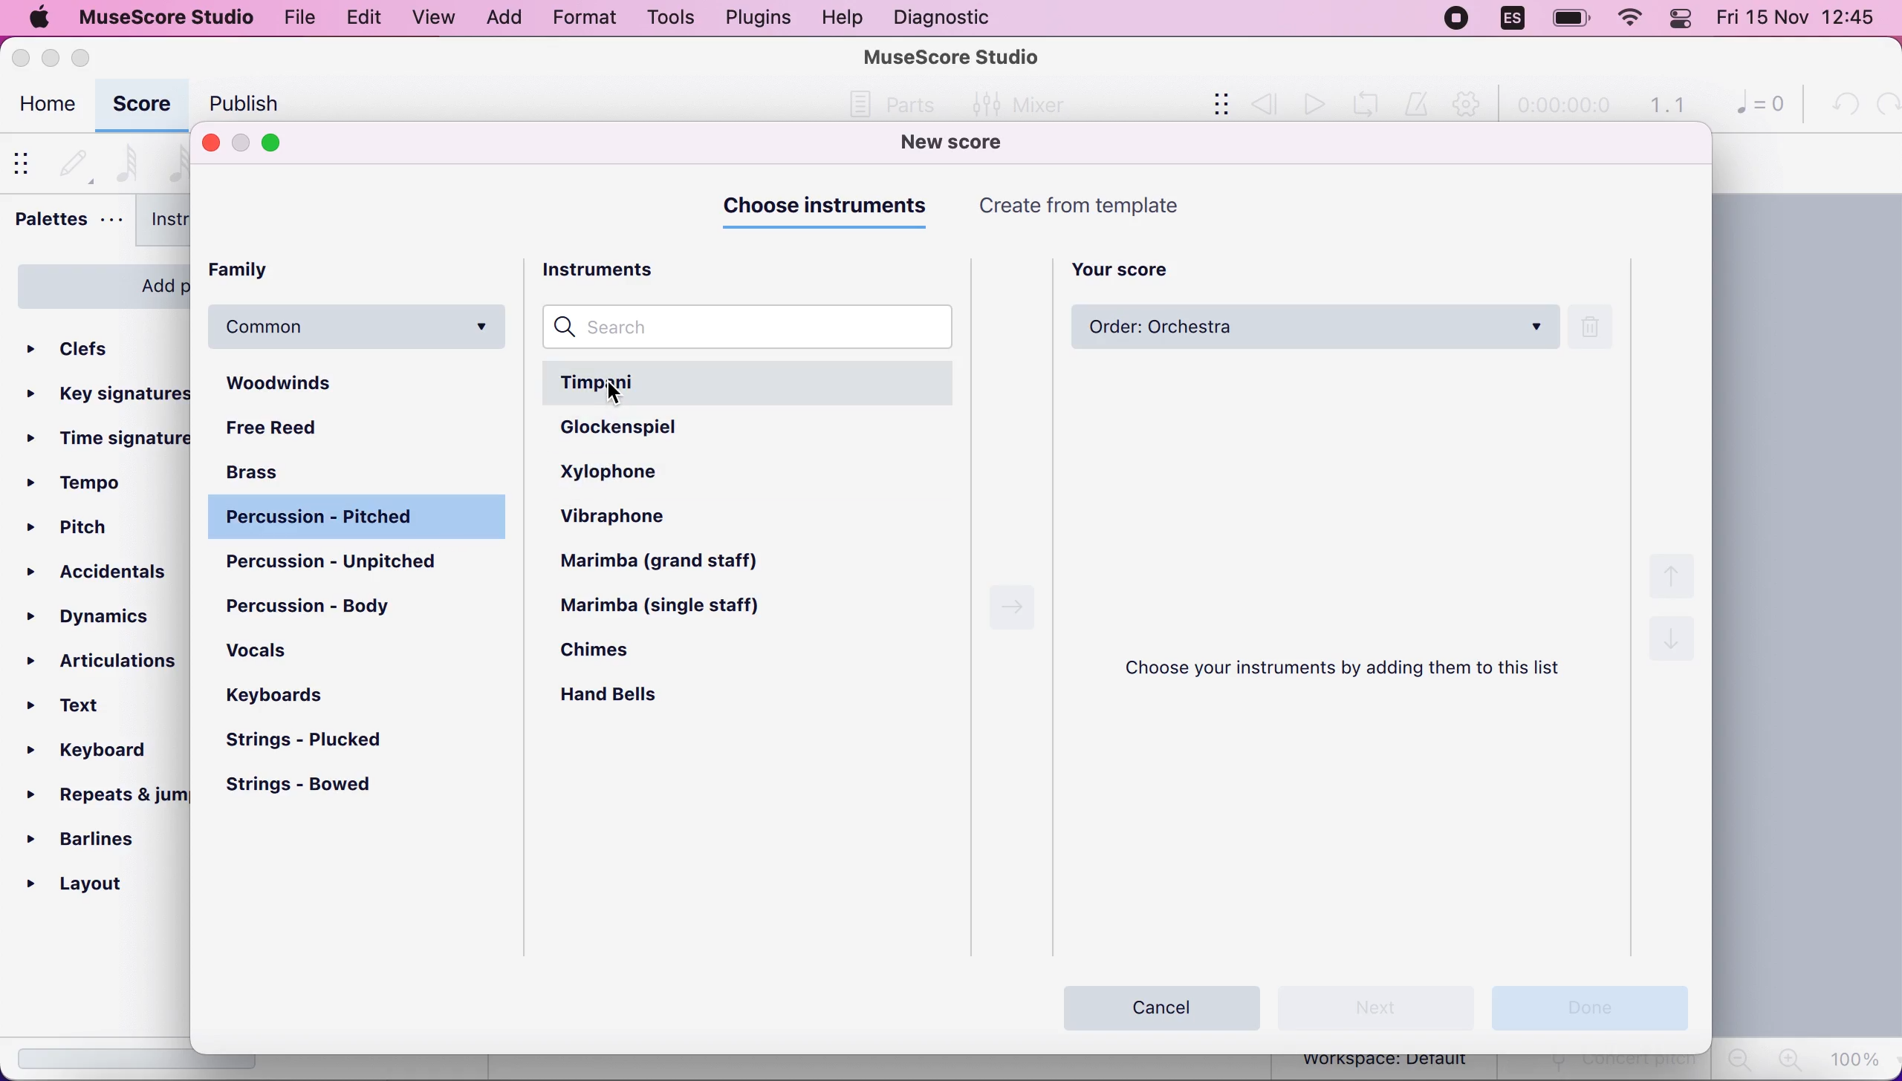  I want to click on 0, so click(1753, 107).